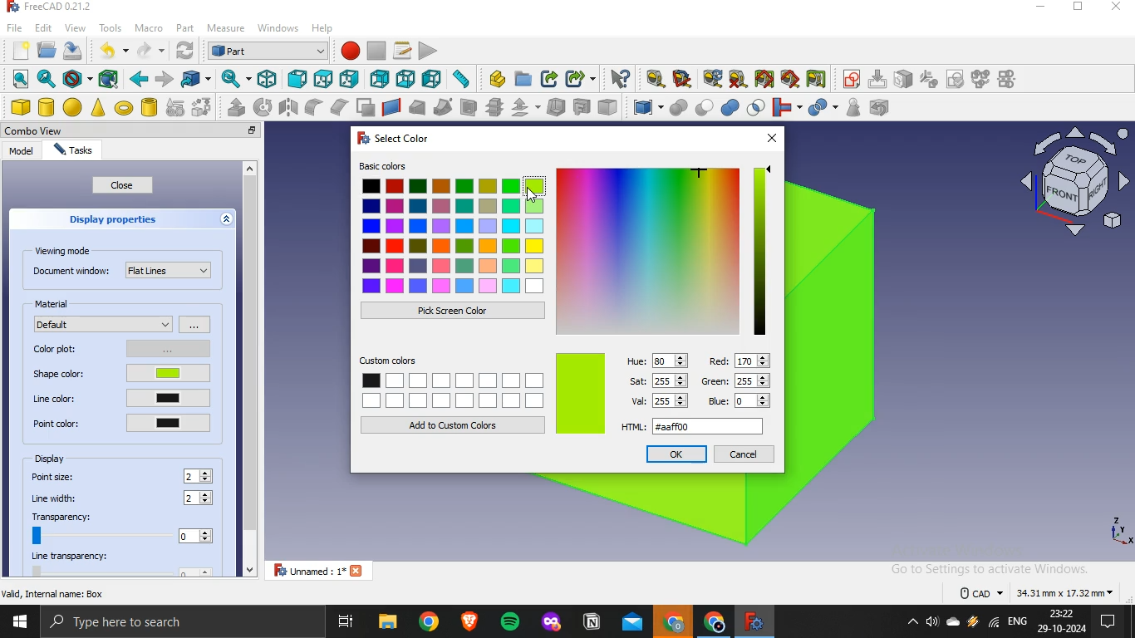 This screenshot has width=1135, height=638. I want to click on stop macro recording, so click(376, 51).